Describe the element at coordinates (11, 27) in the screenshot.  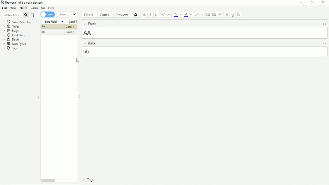
I see `Today` at that location.